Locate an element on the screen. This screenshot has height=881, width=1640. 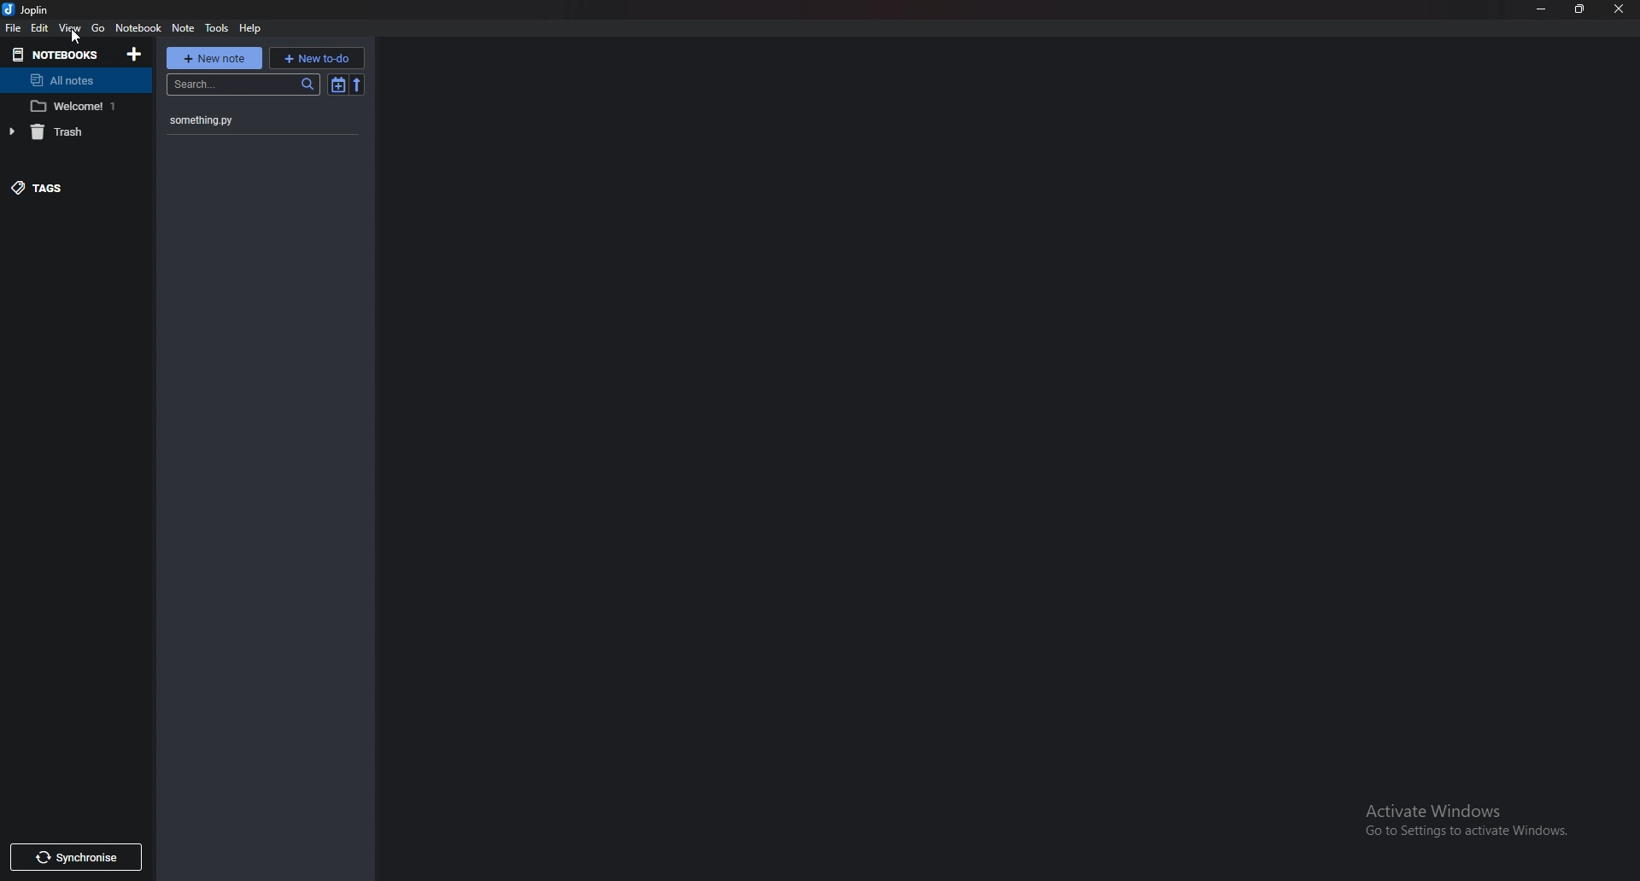
tags is located at coordinates (67, 186).